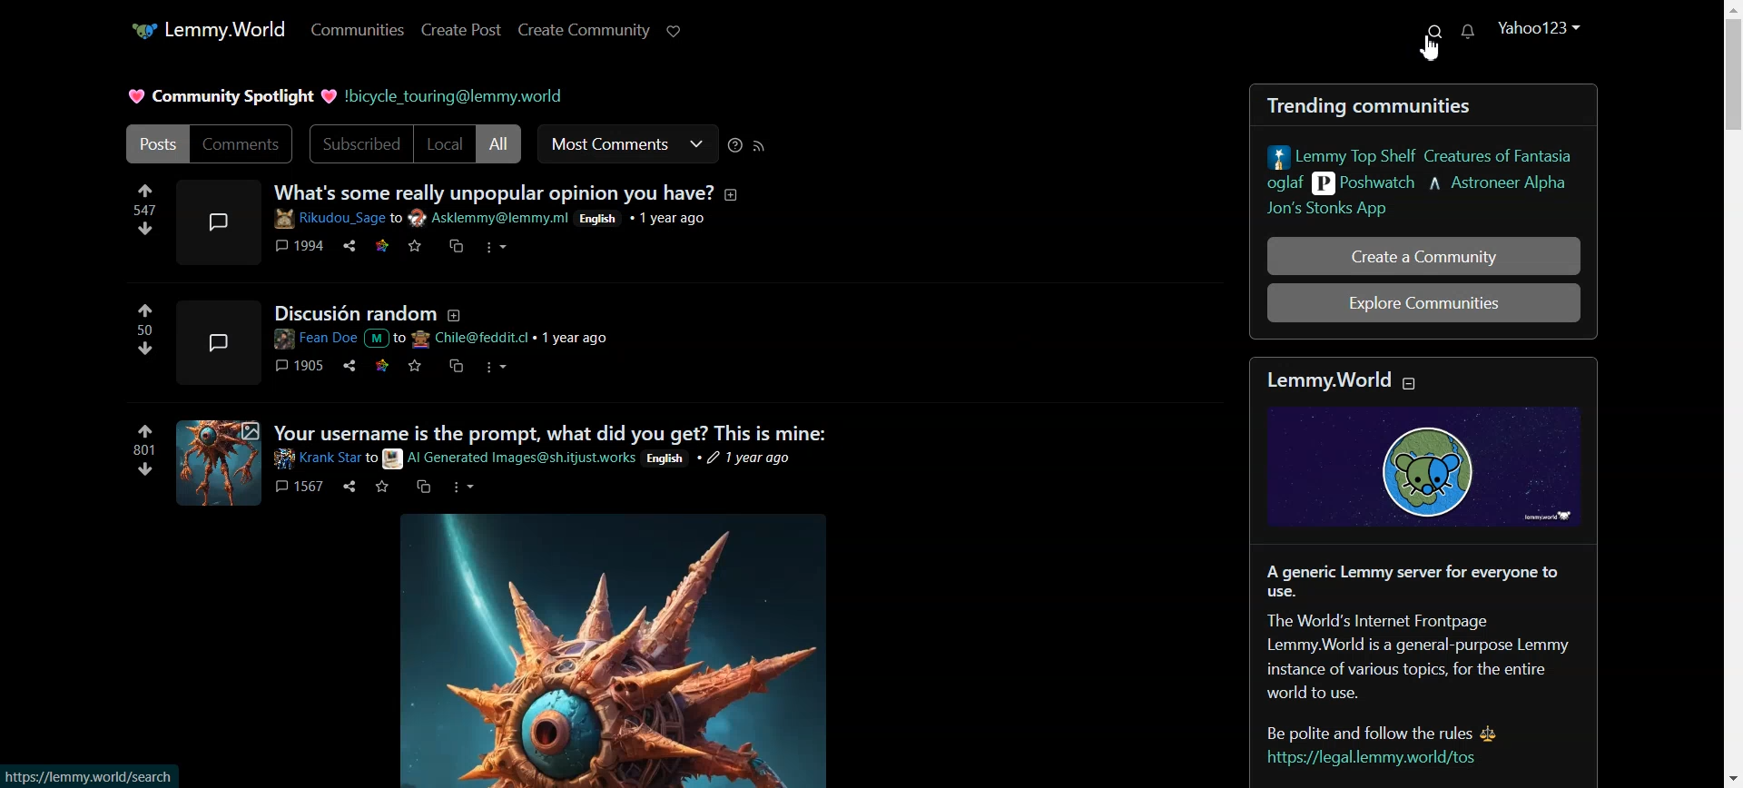 This screenshot has height=788, width=1743. I want to click on Create Community, so click(582, 30).